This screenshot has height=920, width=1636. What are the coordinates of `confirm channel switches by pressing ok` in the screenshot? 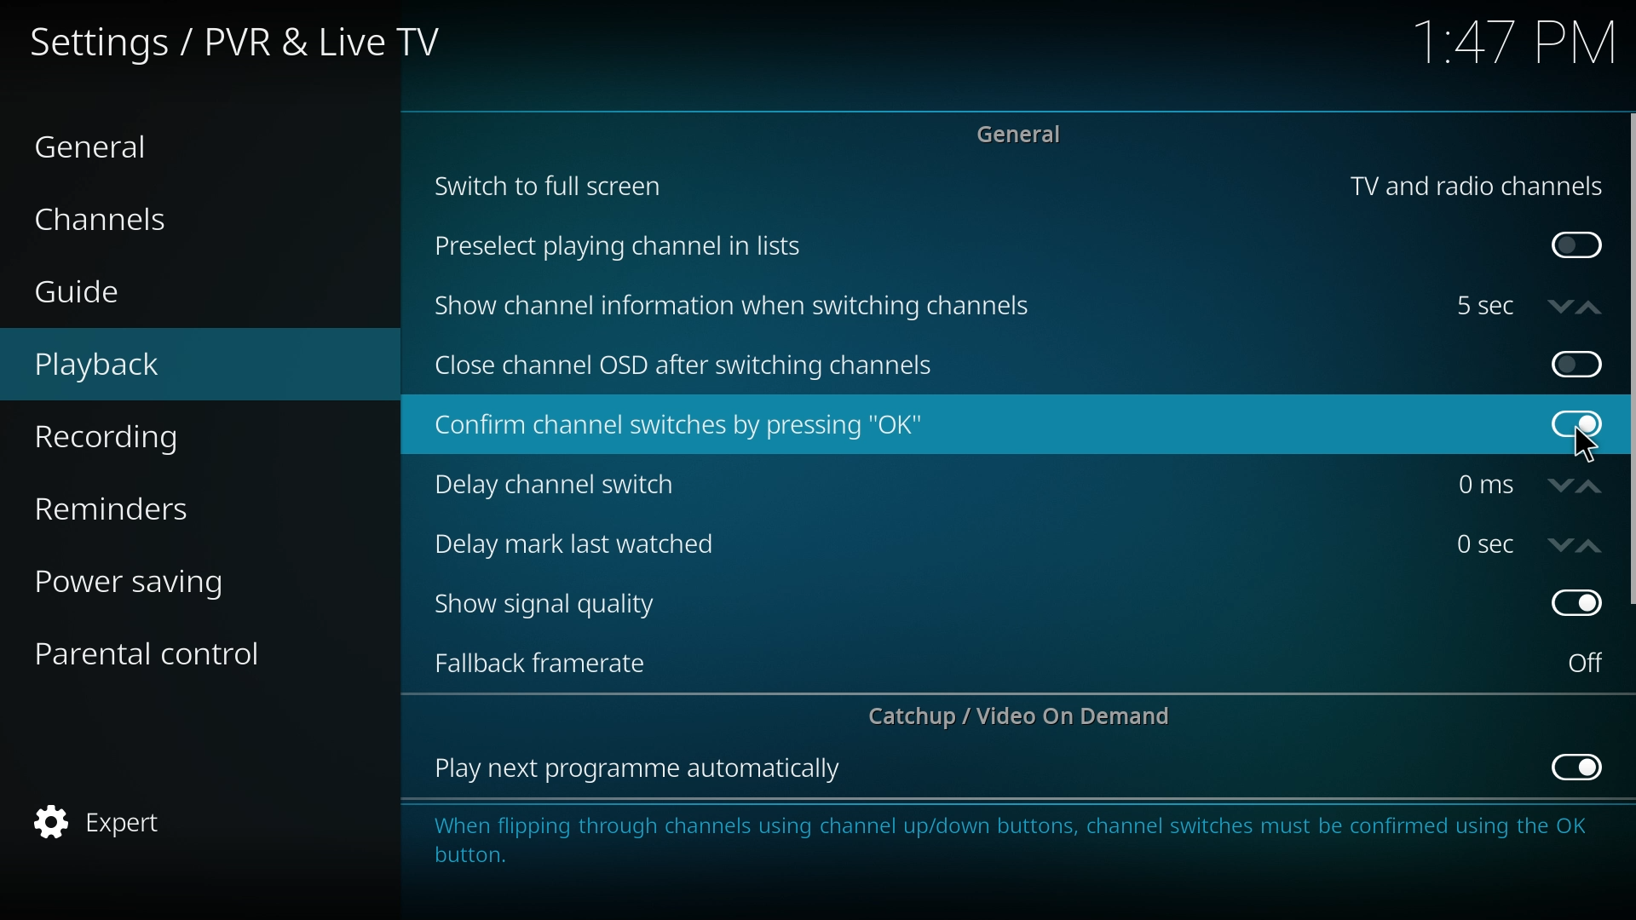 It's located at (677, 426).